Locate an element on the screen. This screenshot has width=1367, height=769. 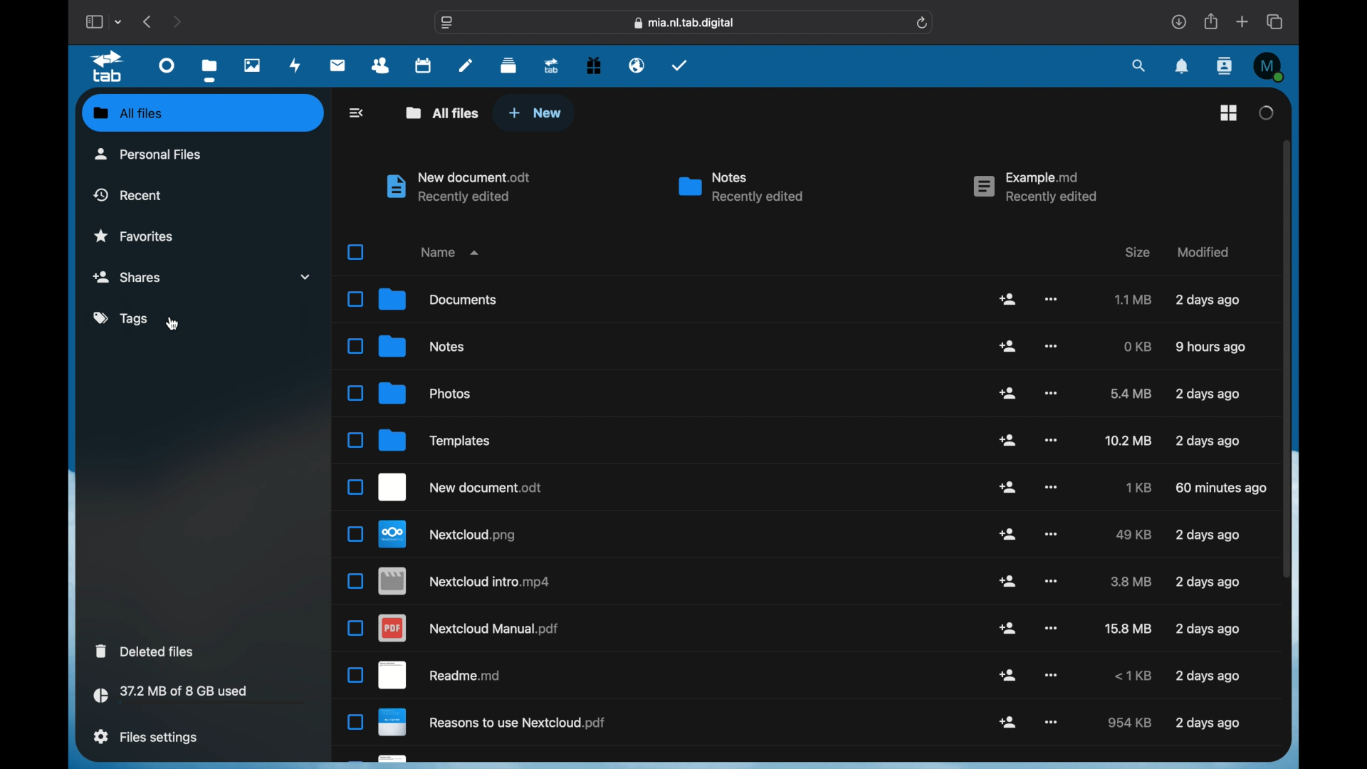
templates is located at coordinates (437, 440).